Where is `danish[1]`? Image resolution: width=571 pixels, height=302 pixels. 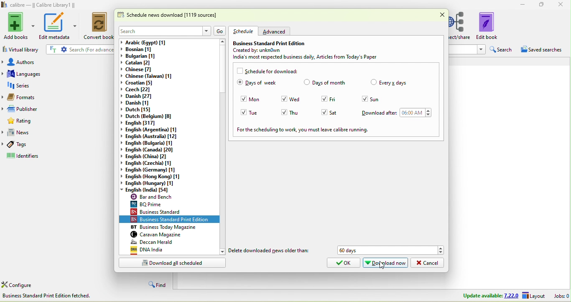
danish[1] is located at coordinates (142, 103).